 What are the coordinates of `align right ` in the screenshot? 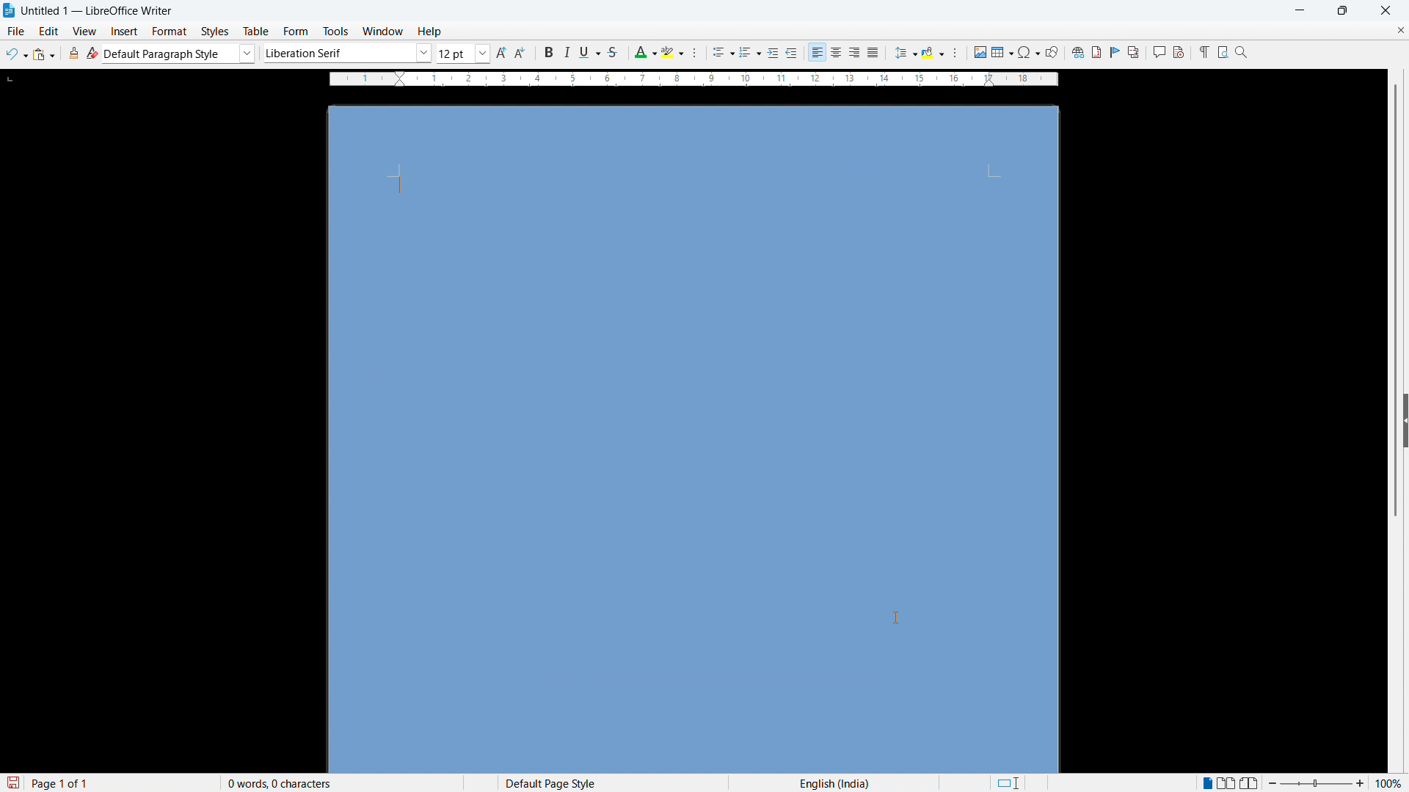 It's located at (855, 53).